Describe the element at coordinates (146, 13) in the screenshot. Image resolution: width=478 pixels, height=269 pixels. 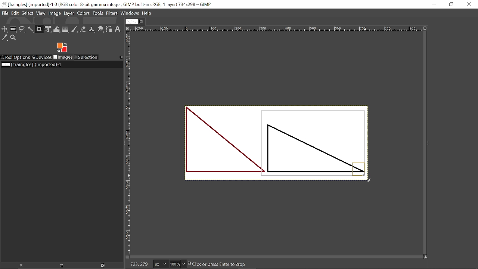
I see `Help` at that location.